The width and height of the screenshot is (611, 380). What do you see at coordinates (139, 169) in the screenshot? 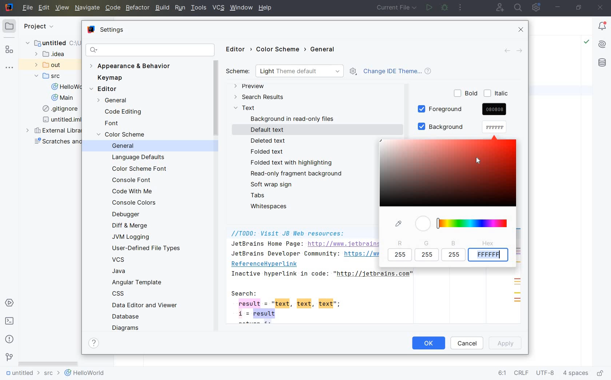
I see `COLOR SCHEME FONT` at bounding box center [139, 169].